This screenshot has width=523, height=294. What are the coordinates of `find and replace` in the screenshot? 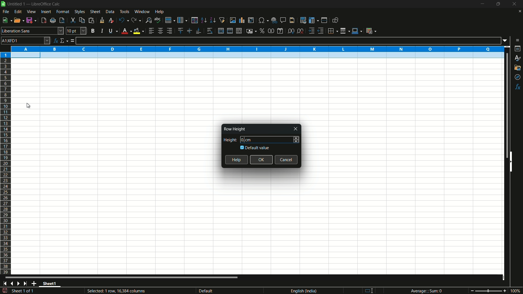 It's located at (149, 20).